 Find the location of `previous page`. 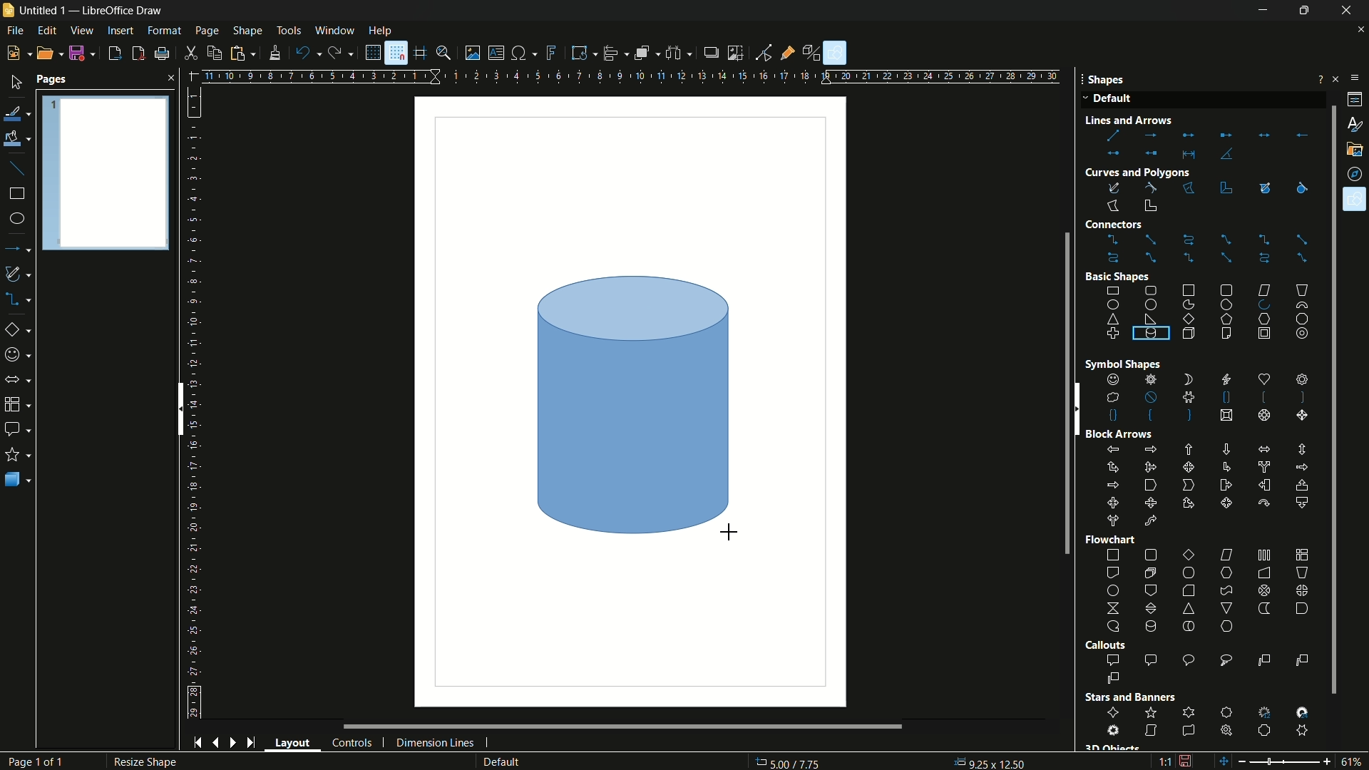

previous page is located at coordinates (216, 744).